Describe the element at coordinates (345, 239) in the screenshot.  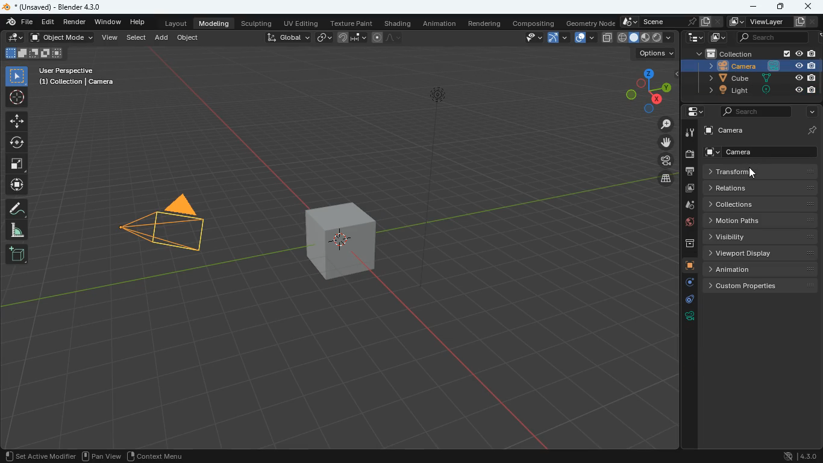
I see `cube` at that location.